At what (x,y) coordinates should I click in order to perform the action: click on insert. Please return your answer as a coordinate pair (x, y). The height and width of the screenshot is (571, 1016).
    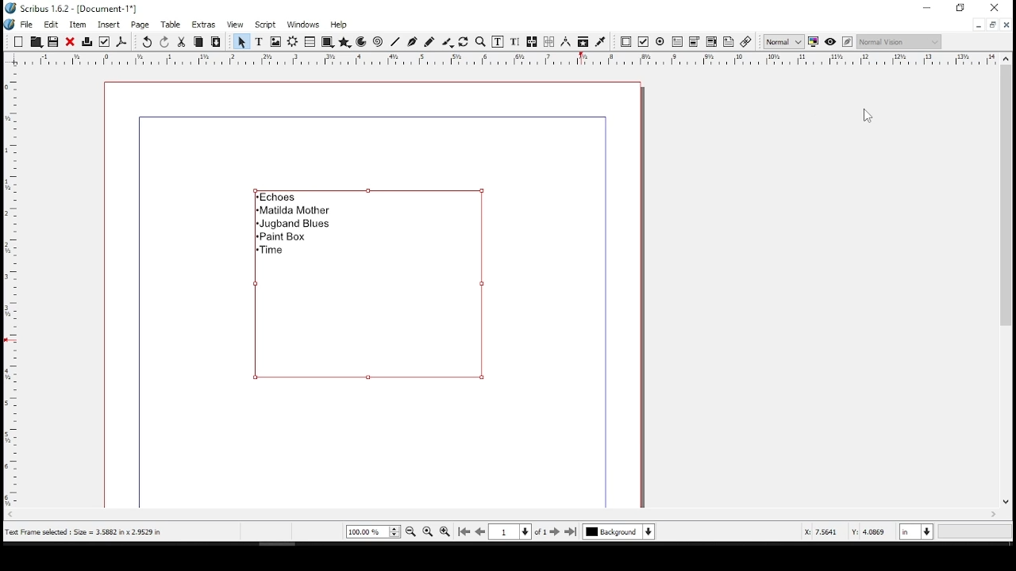
    Looking at the image, I should click on (110, 24).